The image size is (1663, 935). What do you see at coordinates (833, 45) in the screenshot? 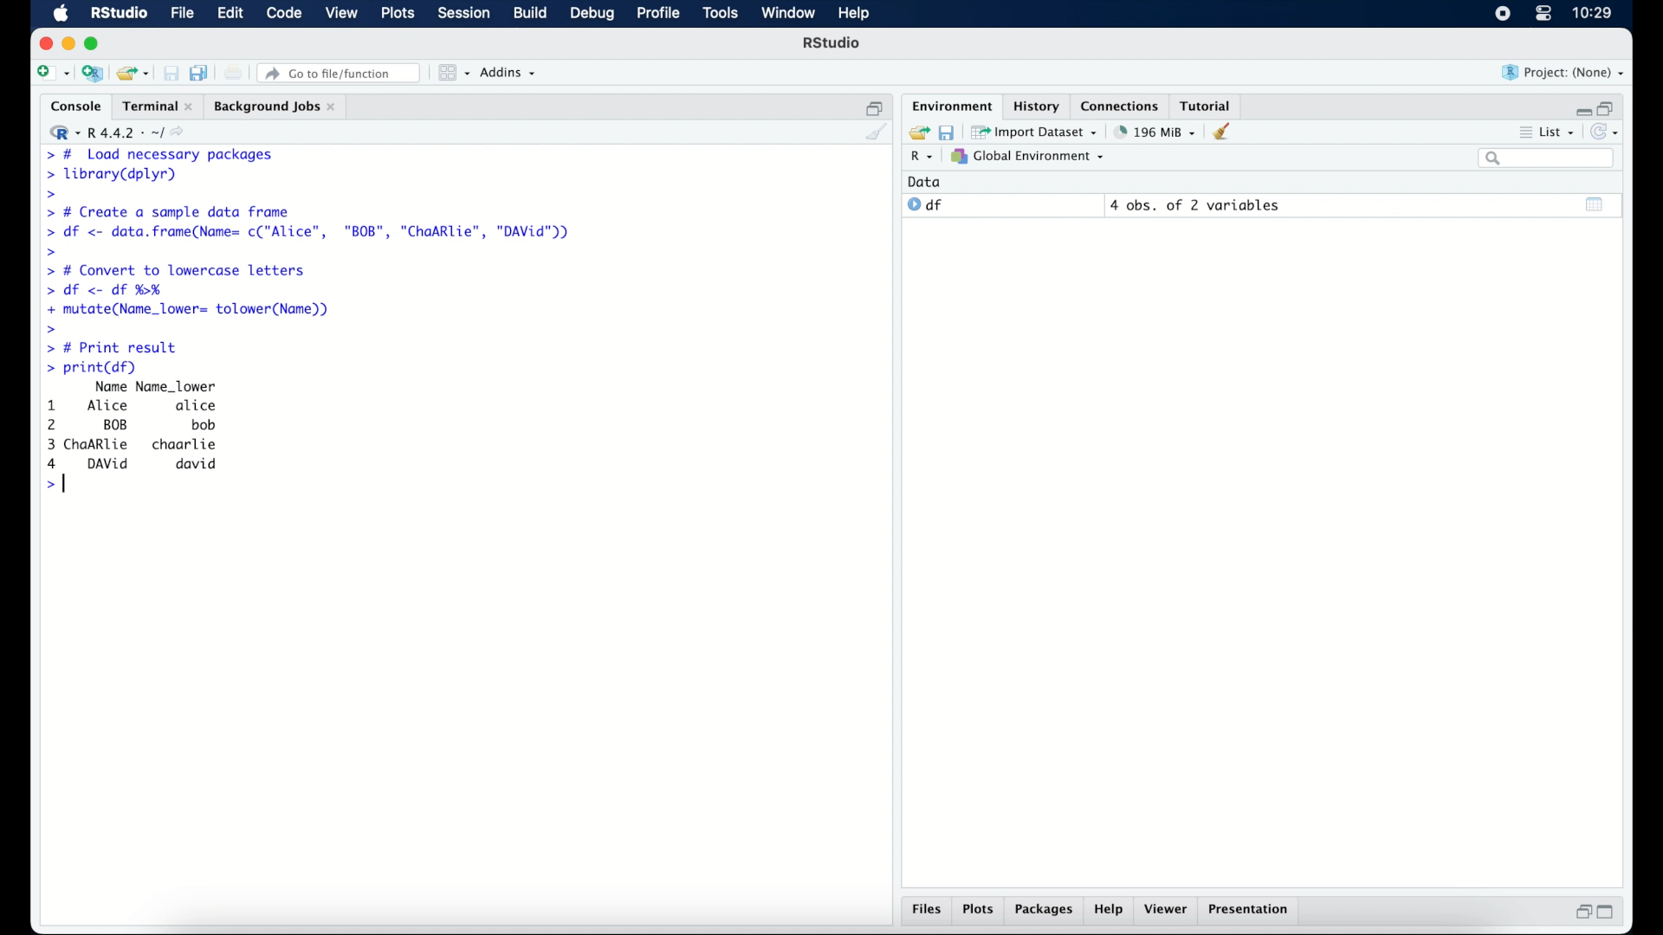
I see `R Studio` at bounding box center [833, 45].